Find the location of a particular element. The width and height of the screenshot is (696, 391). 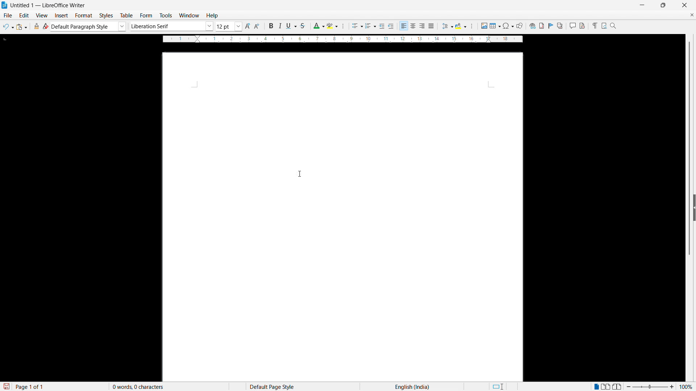

Zoom  is located at coordinates (613, 25).